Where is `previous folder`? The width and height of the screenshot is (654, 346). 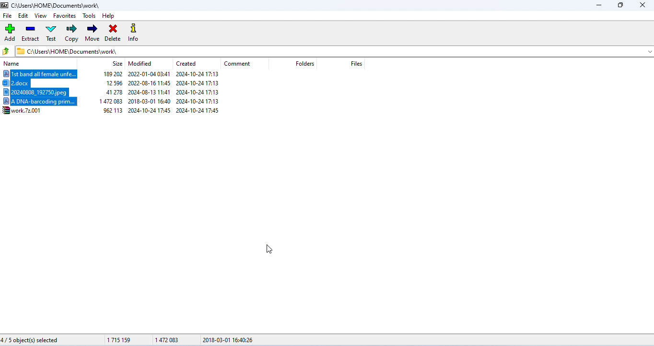
previous folder is located at coordinates (7, 51).